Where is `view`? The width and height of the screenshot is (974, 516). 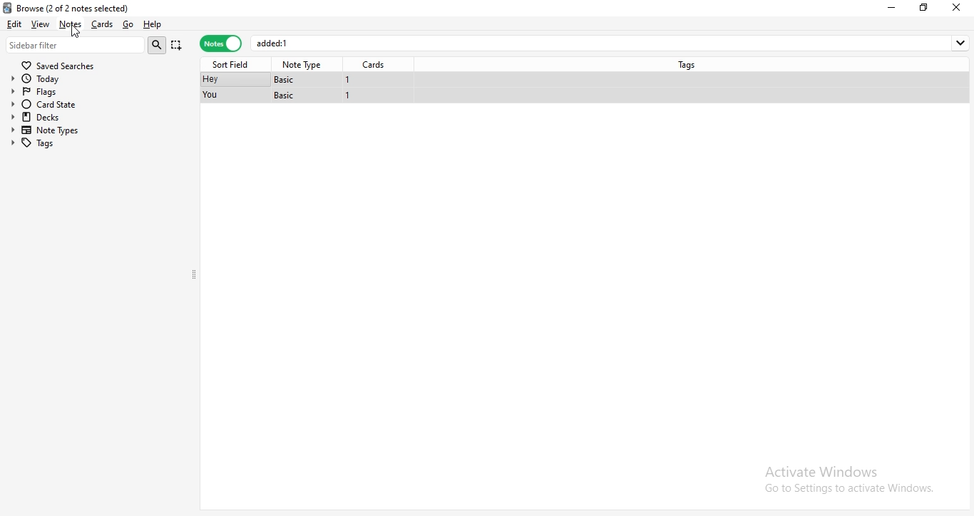
view is located at coordinates (41, 24).